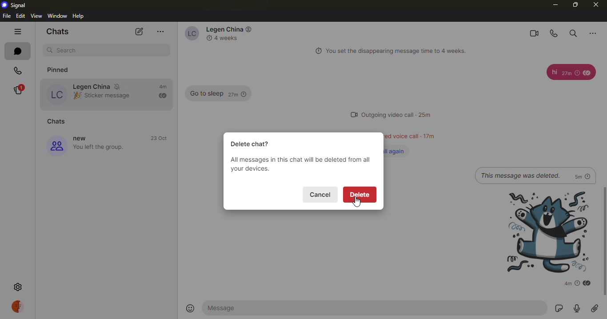 This screenshot has width=607, height=319. I want to click on maximize, so click(575, 4).